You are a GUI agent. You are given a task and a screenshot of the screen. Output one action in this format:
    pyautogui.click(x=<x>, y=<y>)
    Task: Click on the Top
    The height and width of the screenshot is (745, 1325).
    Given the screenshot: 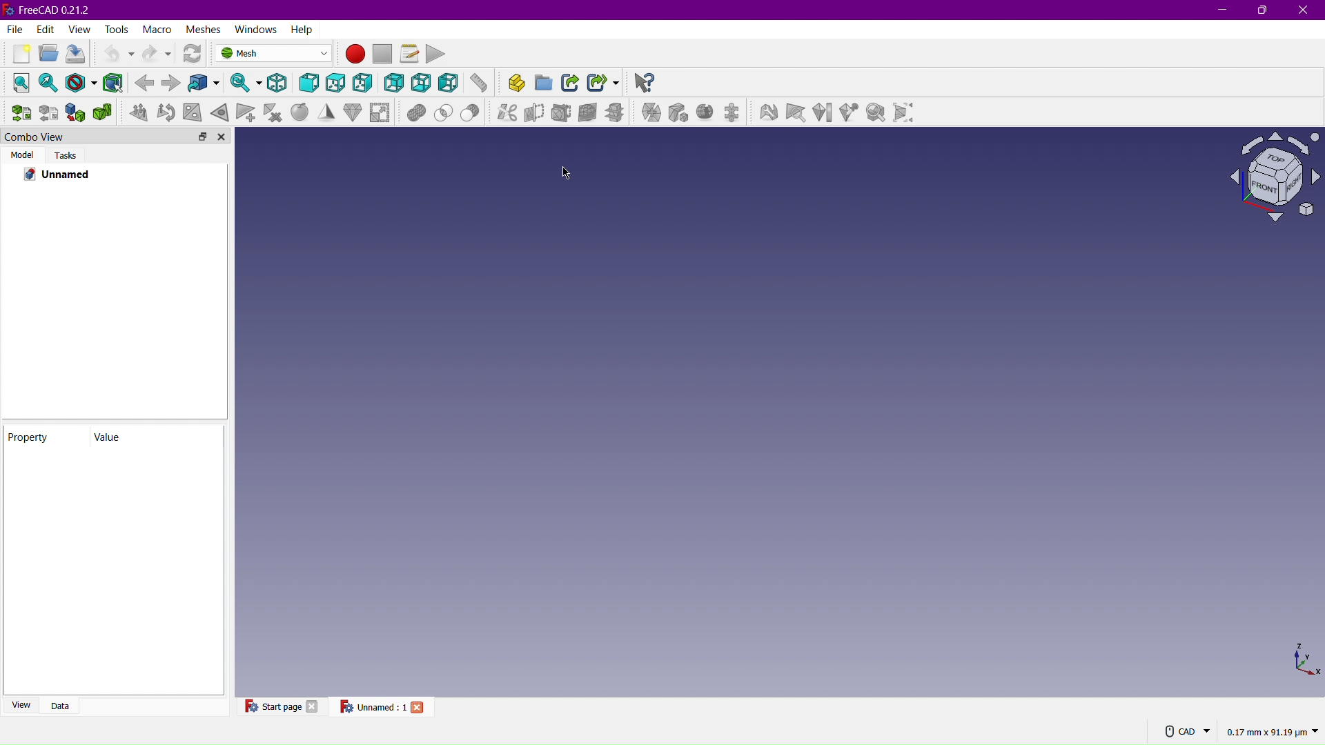 What is the action you would take?
    pyautogui.click(x=336, y=84)
    